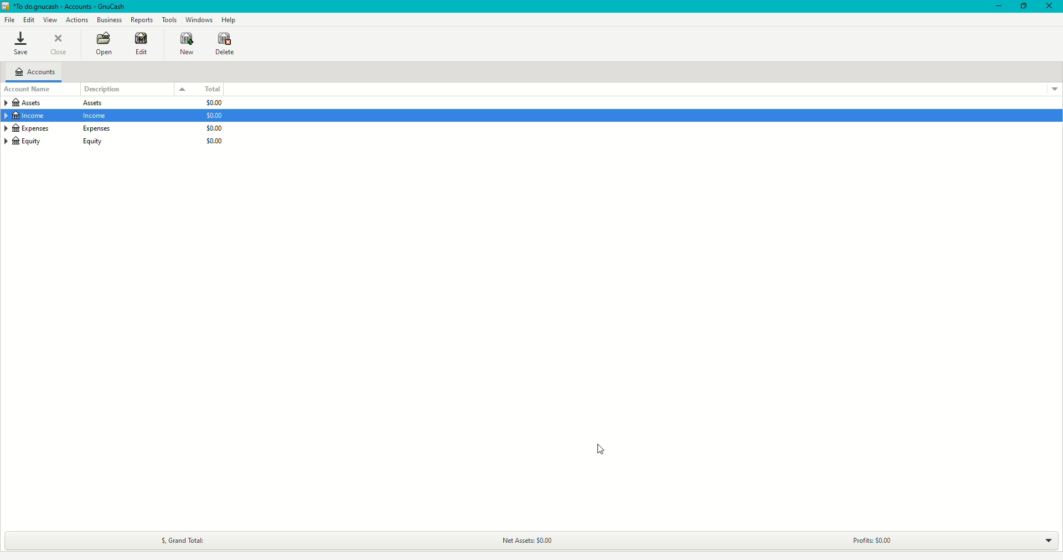 This screenshot has width=1063, height=560. What do you see at coordinates (229, 20) in the screenshot?
I see `Help` at bounding box center [229, 20].